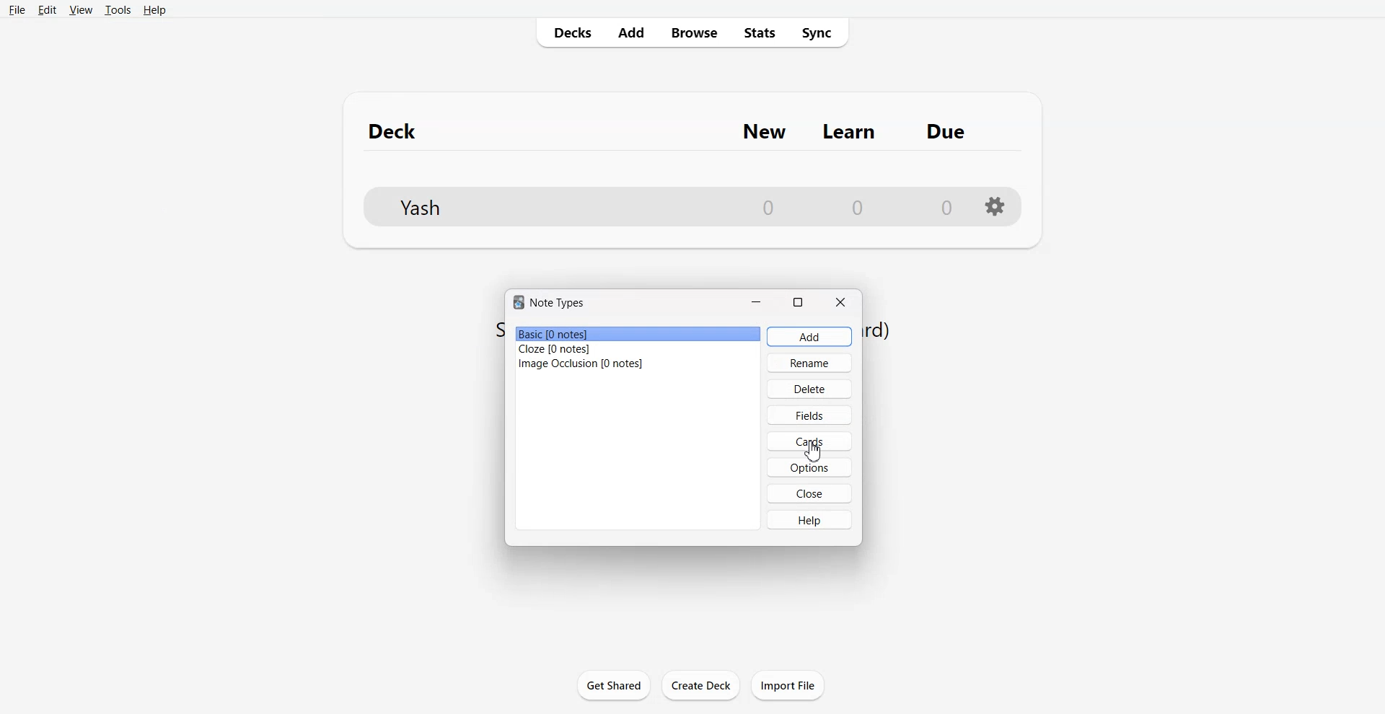 This screenshot has height=714, width=1385. I want to click on Add, so click(809, 337).